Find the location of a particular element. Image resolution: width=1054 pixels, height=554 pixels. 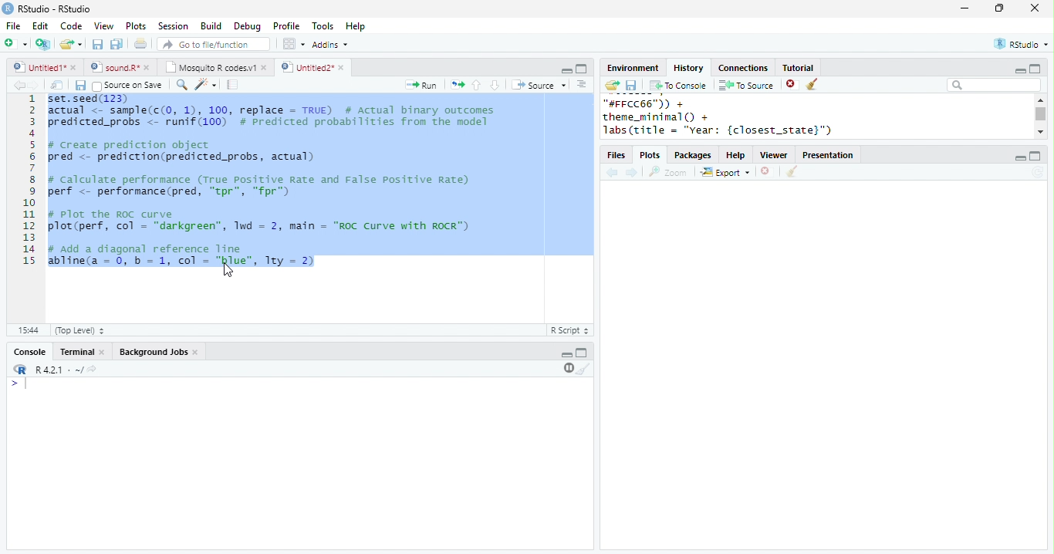

R 4.2.1 .~/ is located at coordinates (56, 370).